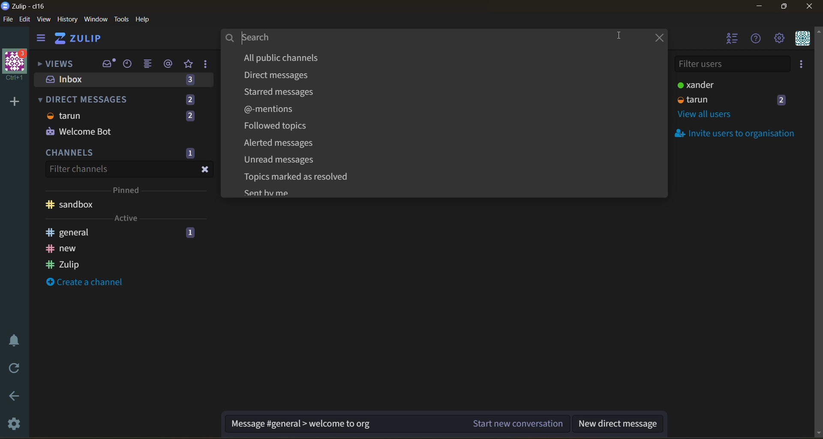  Describe the element at coordinates (67, 19) in the screenshot. I see `history` at that location.